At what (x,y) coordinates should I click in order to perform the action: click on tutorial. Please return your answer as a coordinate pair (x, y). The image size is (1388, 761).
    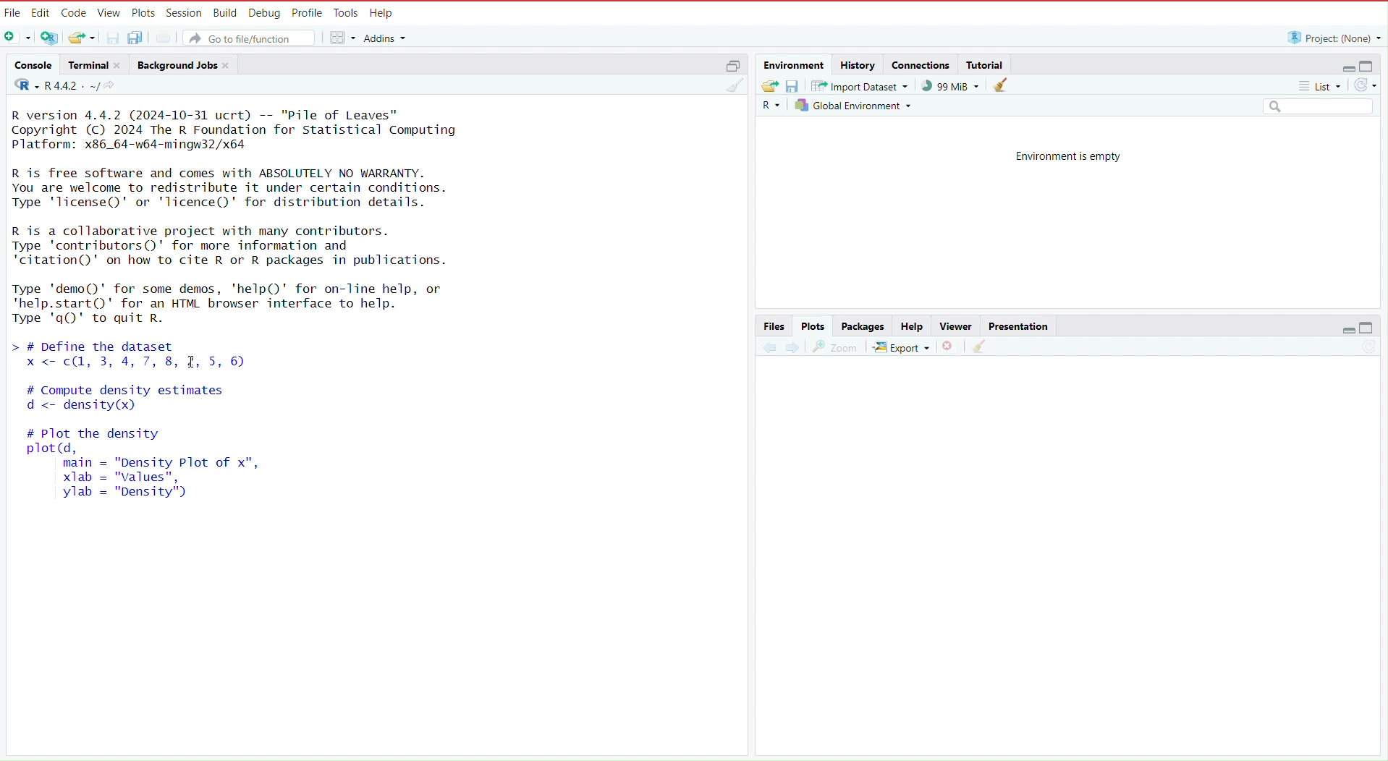
    Looking at the image, I should click on (985, 62).